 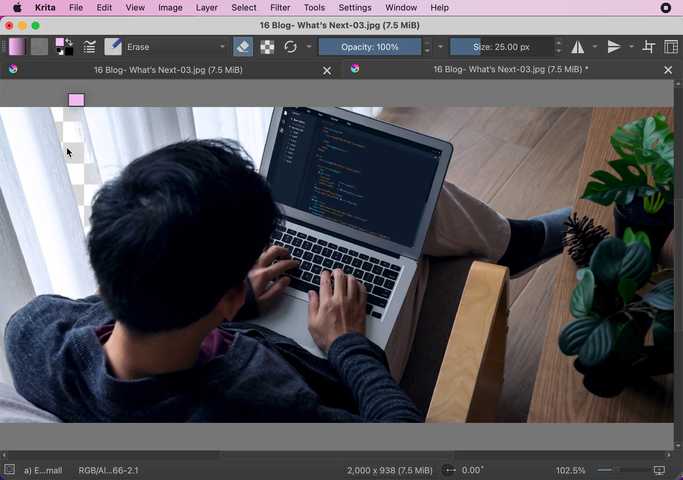 What do you see at coordinates (11, 469) in the screenshot?
I see `no selection` at bounding box center [11, 469].